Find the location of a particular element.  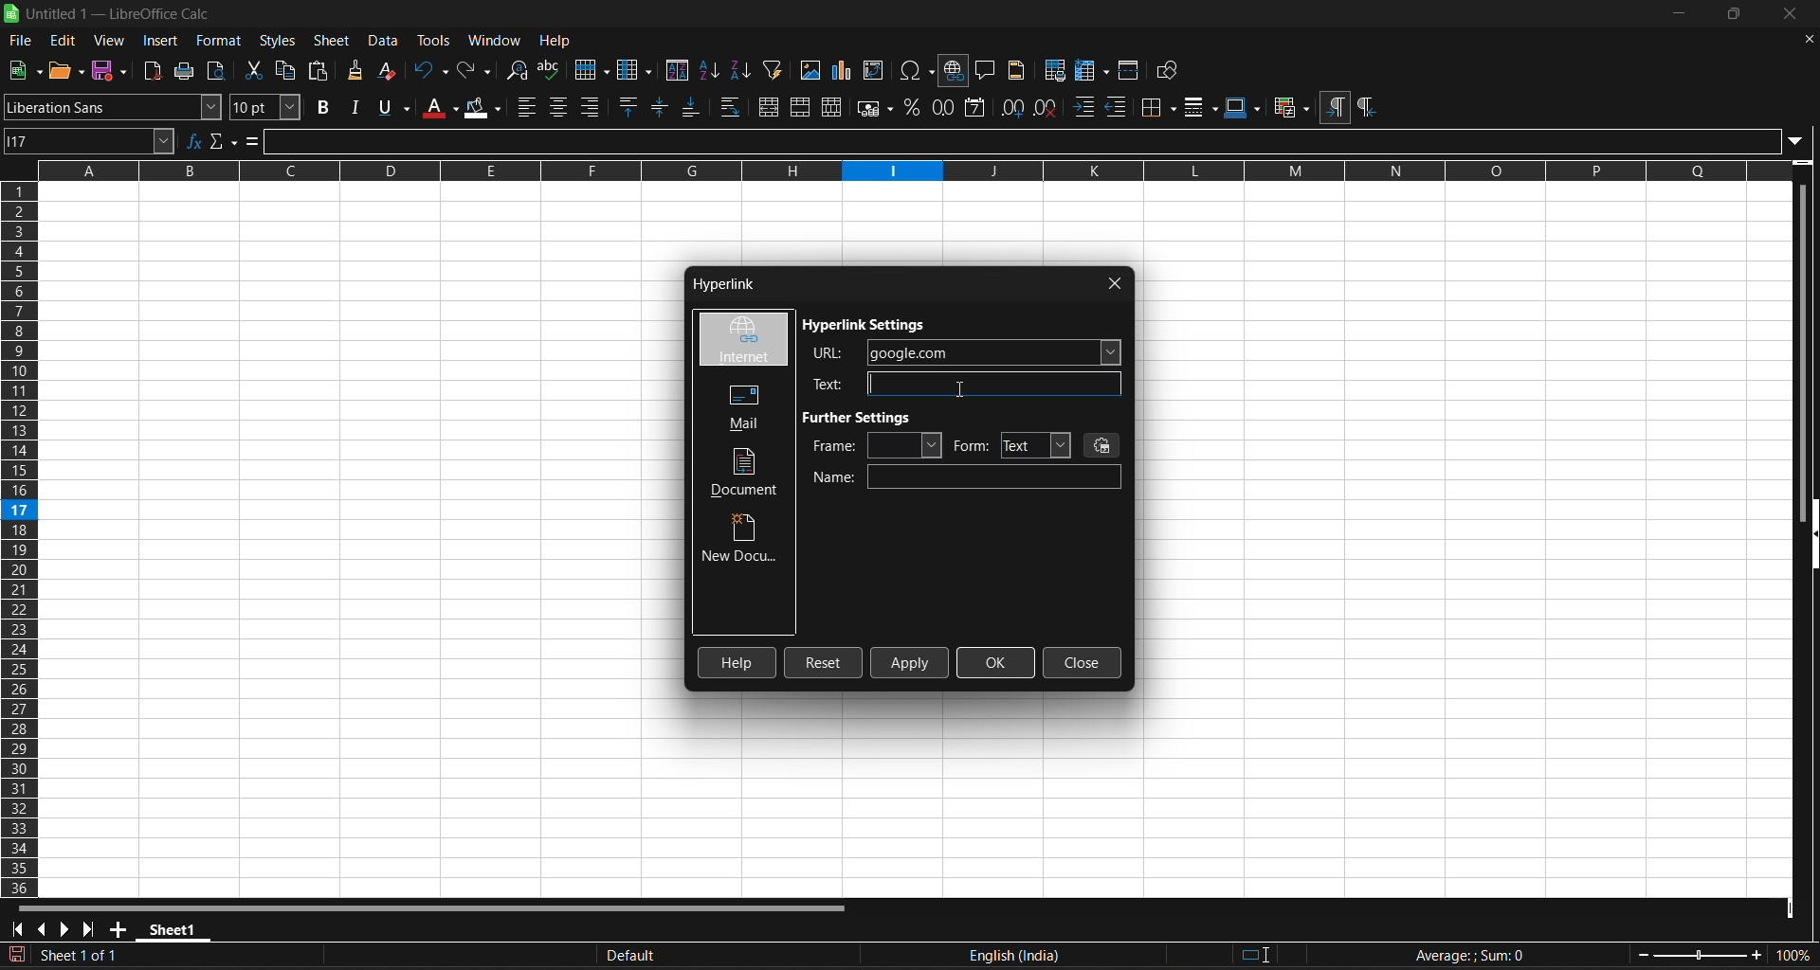

add new sheet is located at coordinates (117, 929).